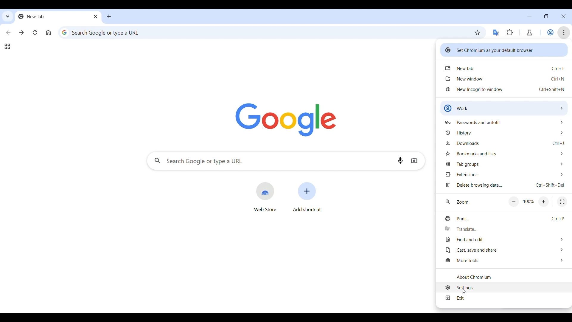 The height and width of the screenshot is (322, 572). What do you see at coordinates (505, 277) in the screenshot?
I see `About Chromium` at bounding box center [505, 277].